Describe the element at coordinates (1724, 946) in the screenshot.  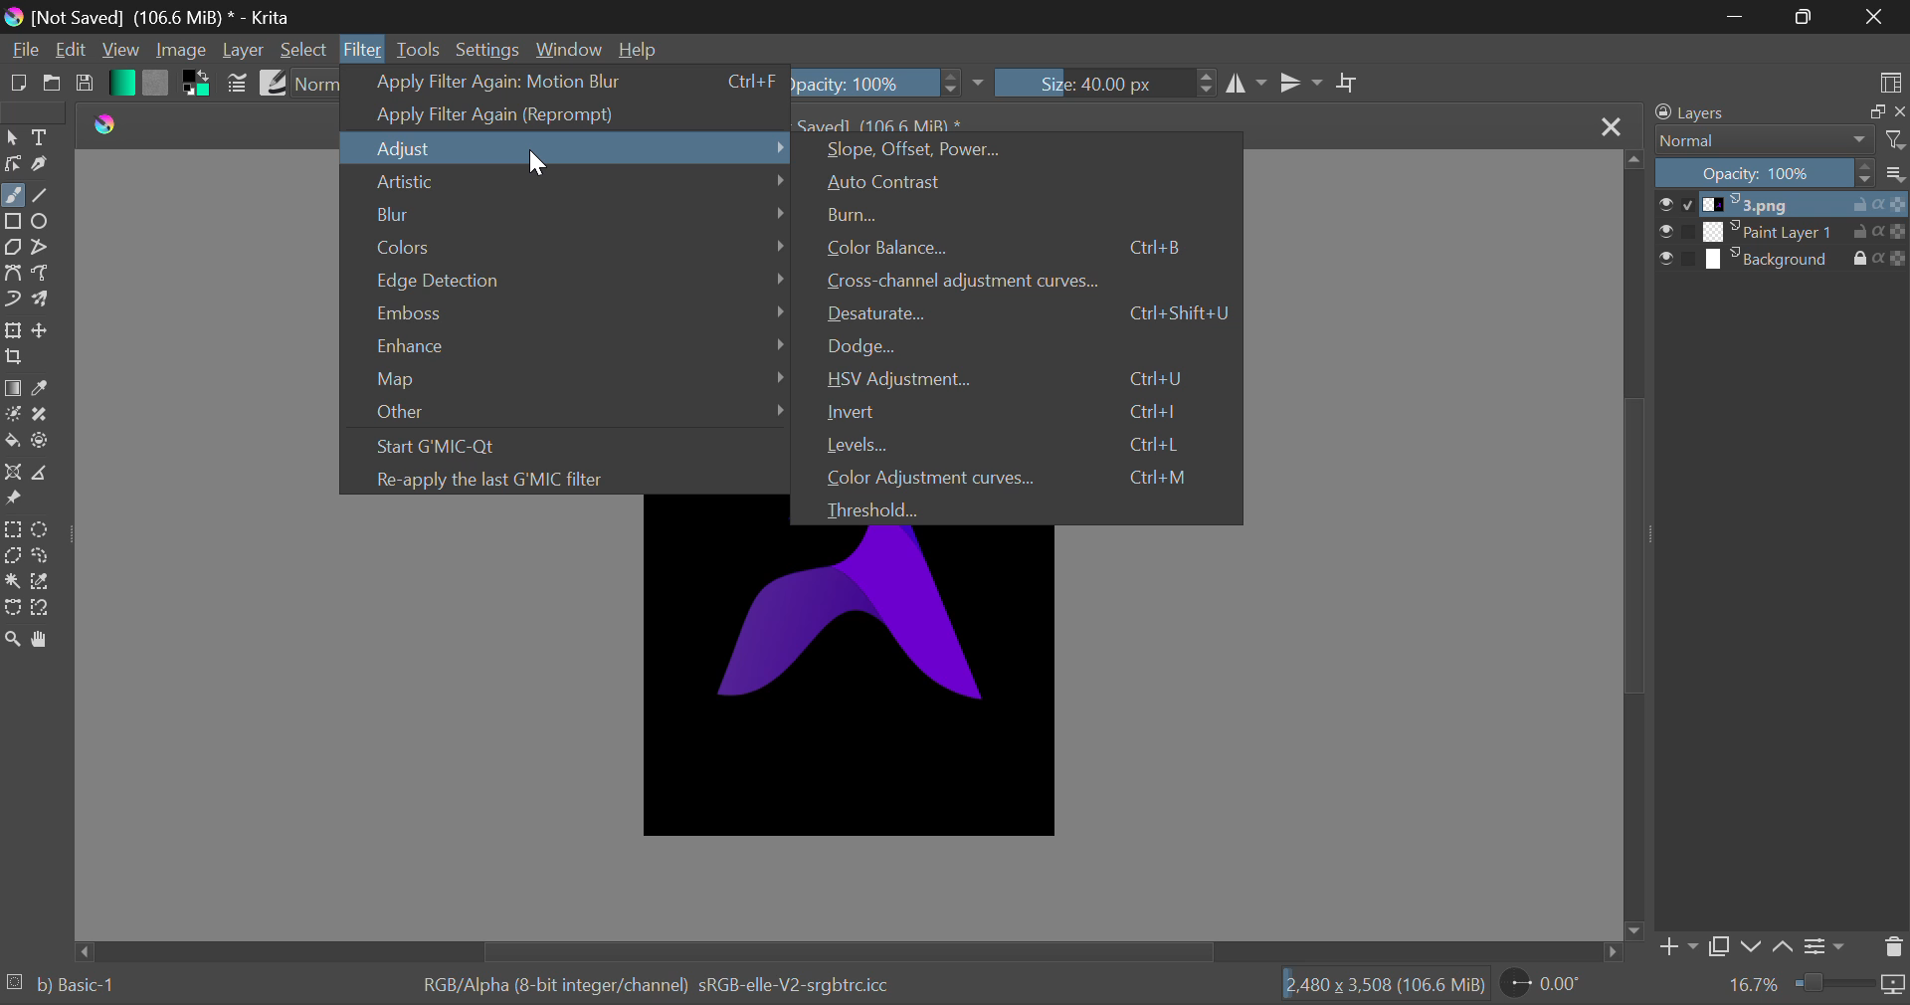
I see `Copy Layer` at that location.